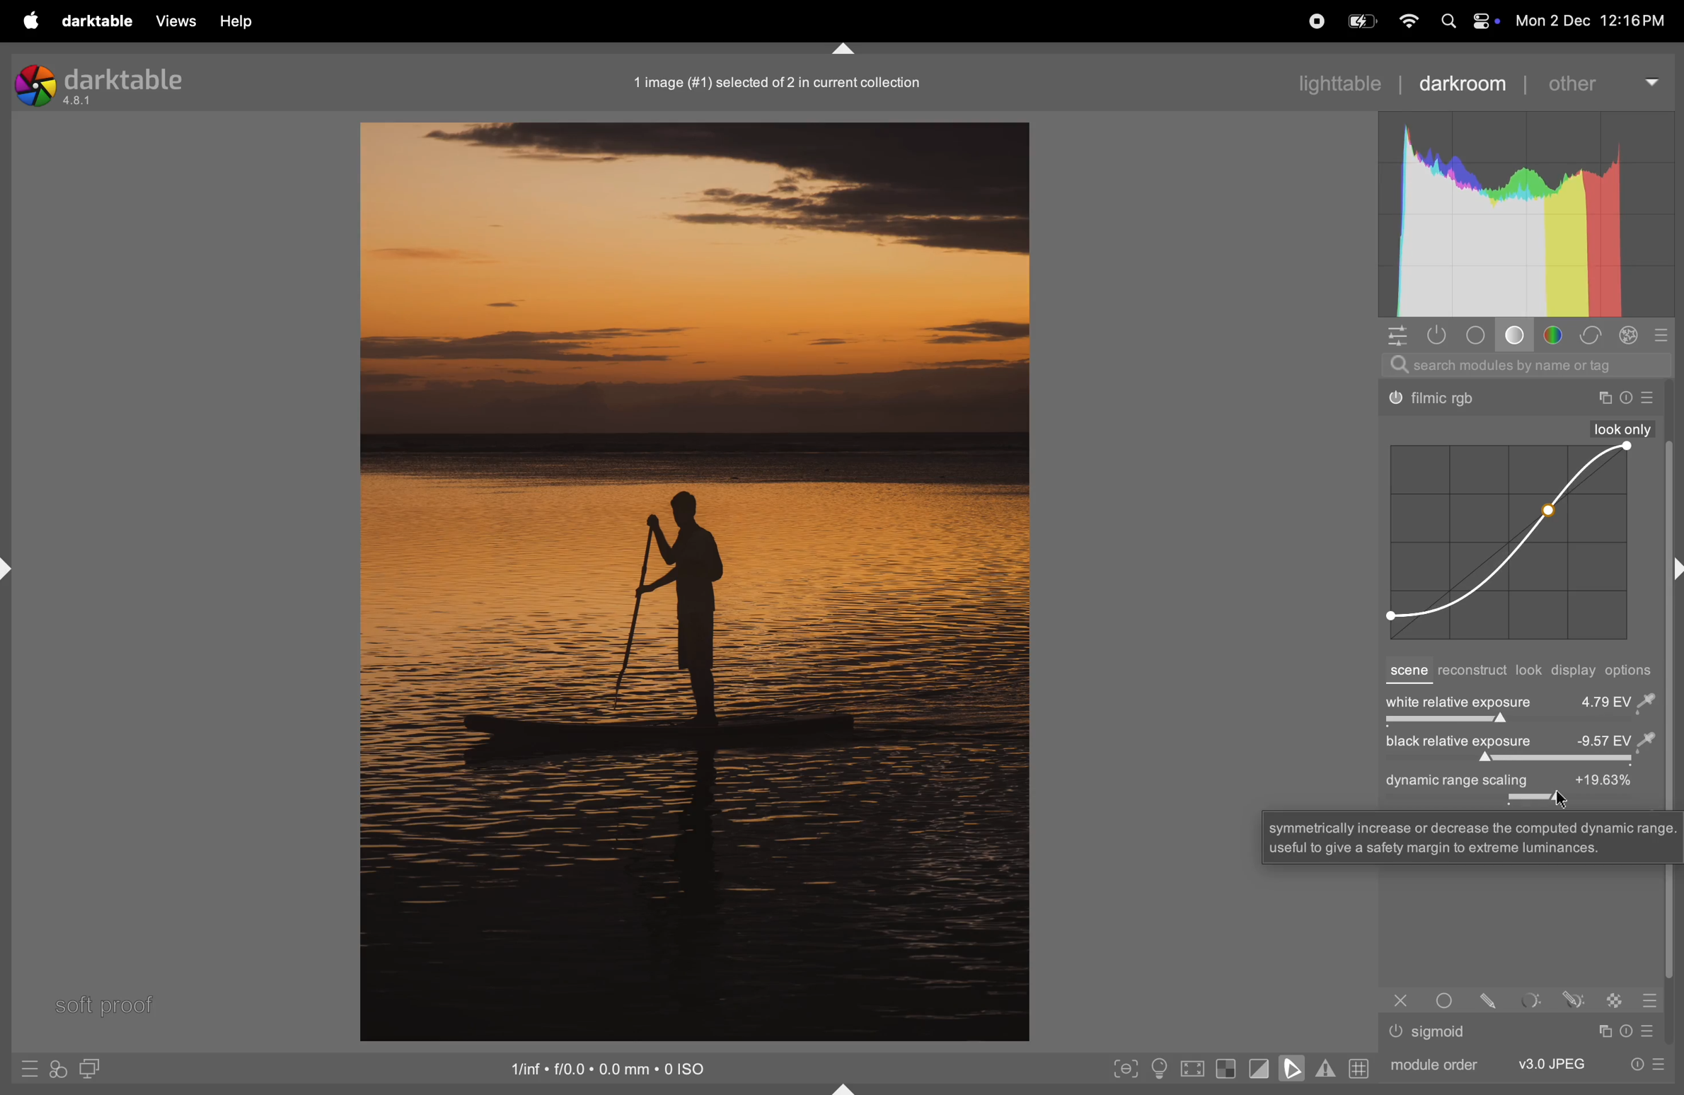 The image size is (1684, 1095). Describe the element at coordinates (1465, 22) in the screenshot. I see `apple widgets` at that location.